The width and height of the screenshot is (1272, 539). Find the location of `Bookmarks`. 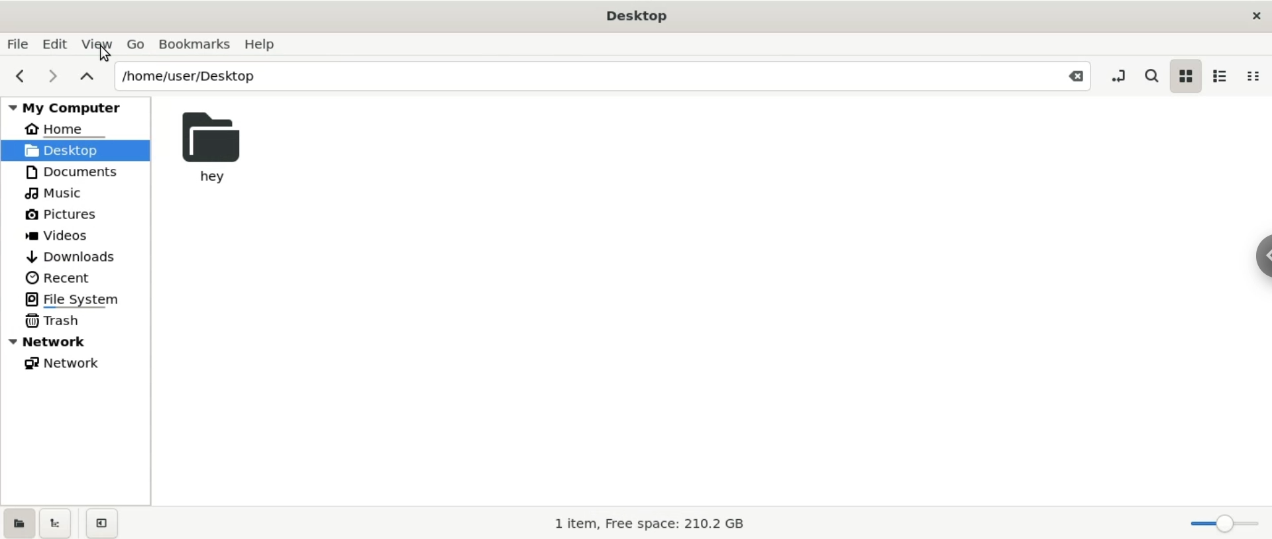

Bookmarks is located at coordinates (195, 44).